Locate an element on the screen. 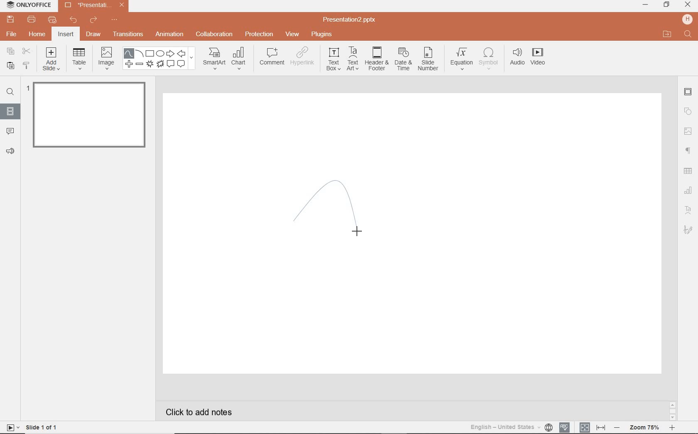 The image size is (698, 434). SYMBOL is located at coordinates (489, 59).